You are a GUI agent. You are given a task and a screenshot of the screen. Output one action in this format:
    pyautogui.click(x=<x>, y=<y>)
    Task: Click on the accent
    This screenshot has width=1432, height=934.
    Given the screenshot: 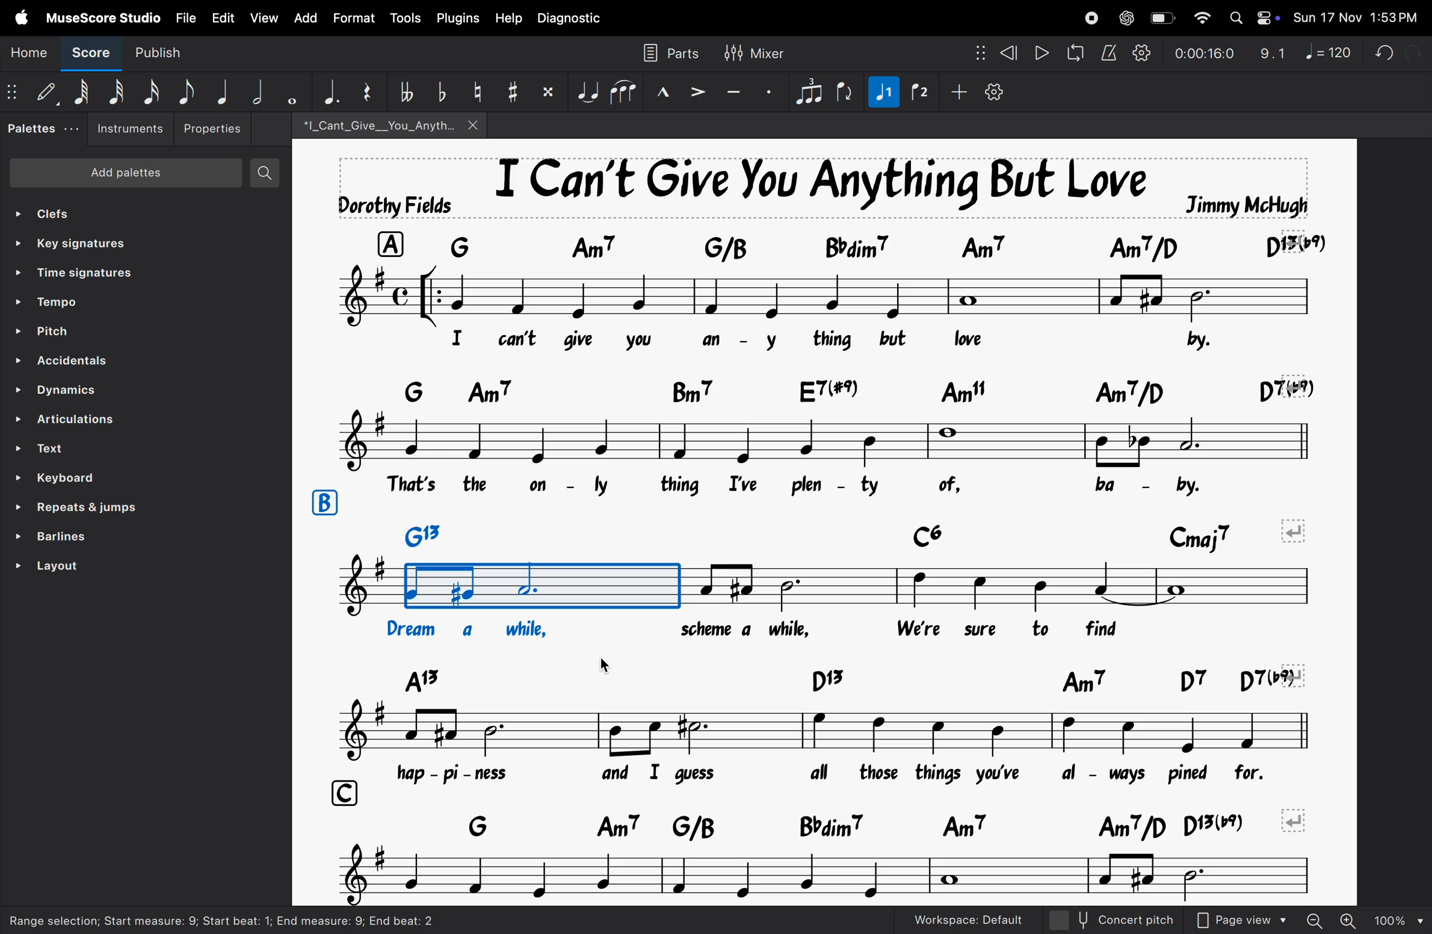 What is the action you would take?
    pyautogui.click(x=699, y=92)
    